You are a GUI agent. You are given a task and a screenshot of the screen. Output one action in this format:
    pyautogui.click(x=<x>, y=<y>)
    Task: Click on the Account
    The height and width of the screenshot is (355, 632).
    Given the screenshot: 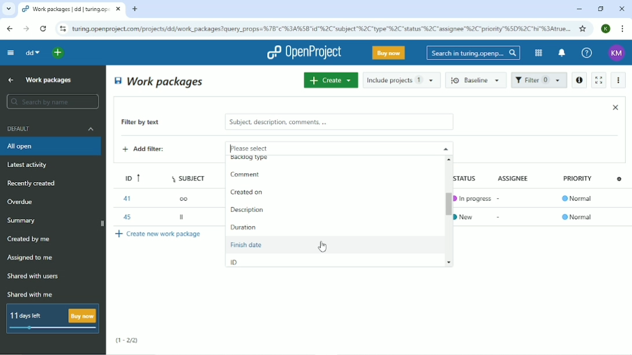 What is the action you would take?
    pyautogui.click(x=607, y=28)
    